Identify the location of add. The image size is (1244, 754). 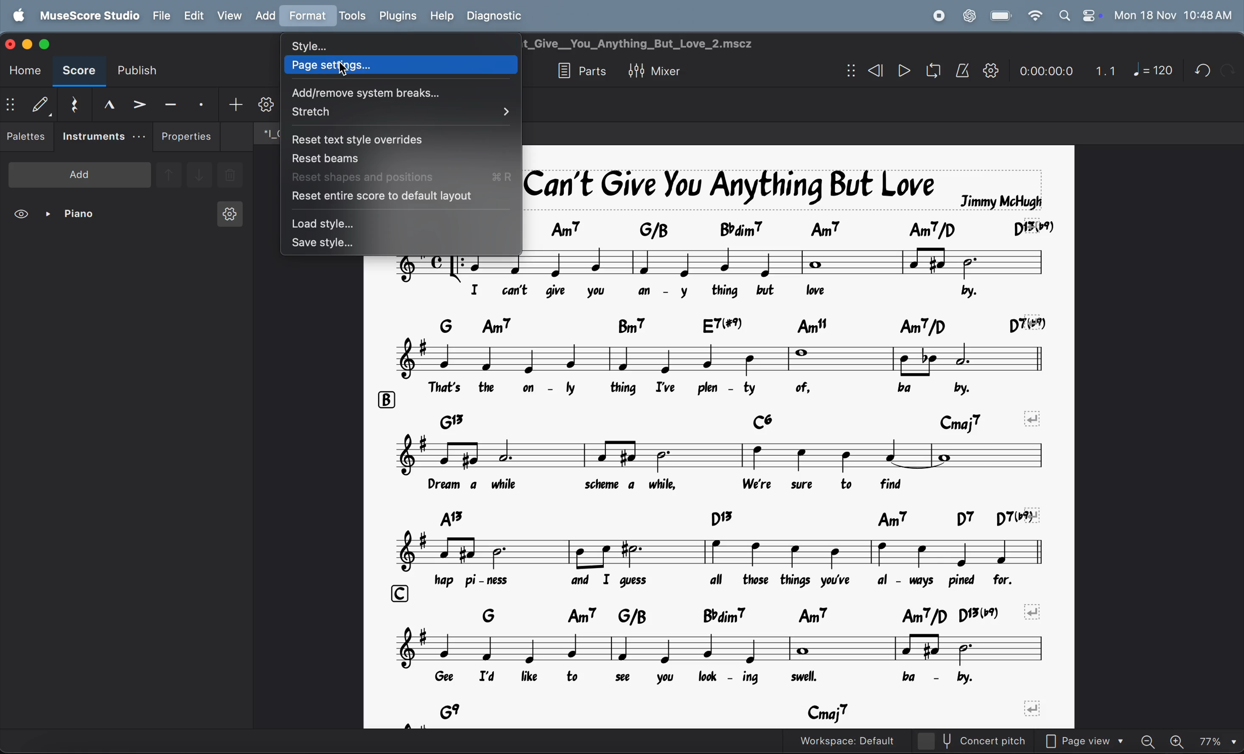
(235, 104).